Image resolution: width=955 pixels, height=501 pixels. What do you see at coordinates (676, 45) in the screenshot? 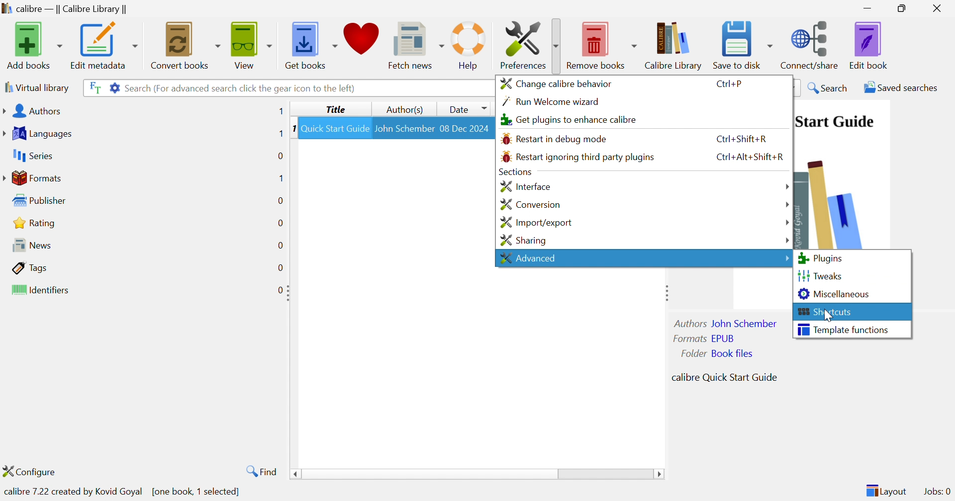
I see `Calibre Library` at bounding box center [676, 45].